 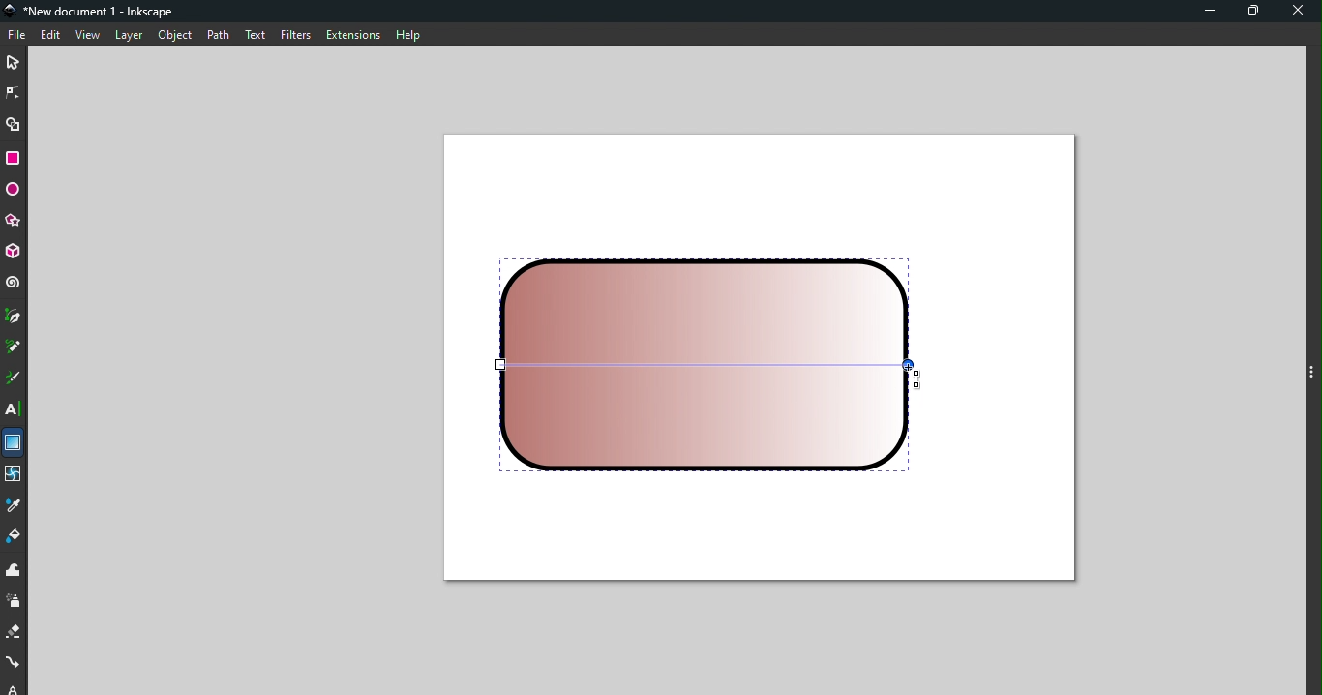 I want to click on Filters, so click(x=294, y=34).